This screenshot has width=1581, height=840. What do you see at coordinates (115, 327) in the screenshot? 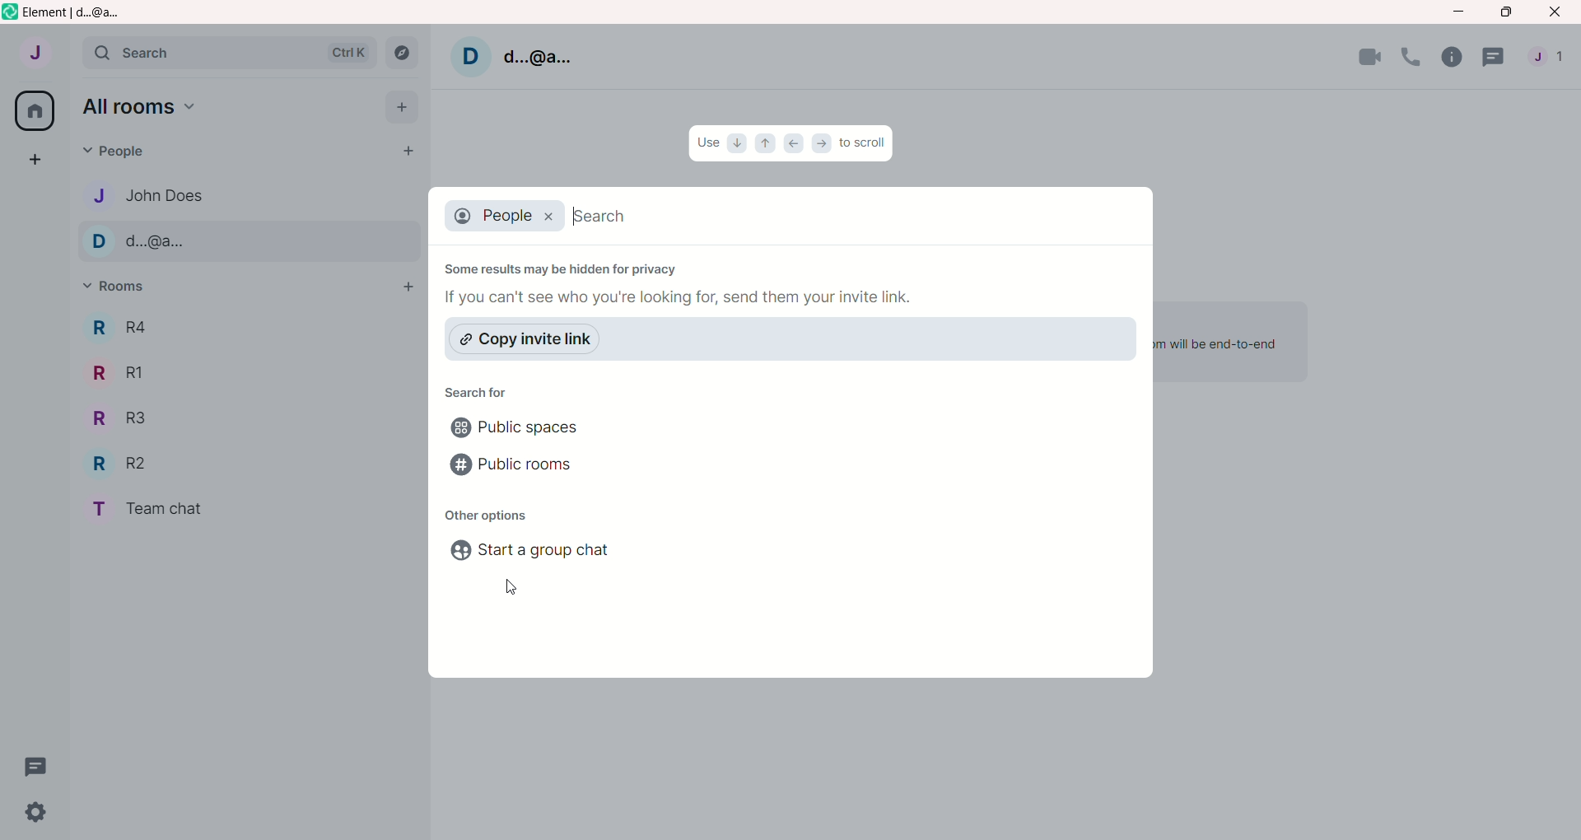
I see `R4` at bounding box center [115, 327].